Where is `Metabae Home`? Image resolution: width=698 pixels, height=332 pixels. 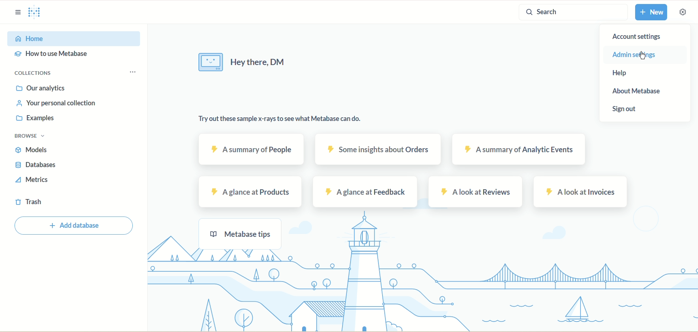
Metabae Home is located at coordinates (36, 11).